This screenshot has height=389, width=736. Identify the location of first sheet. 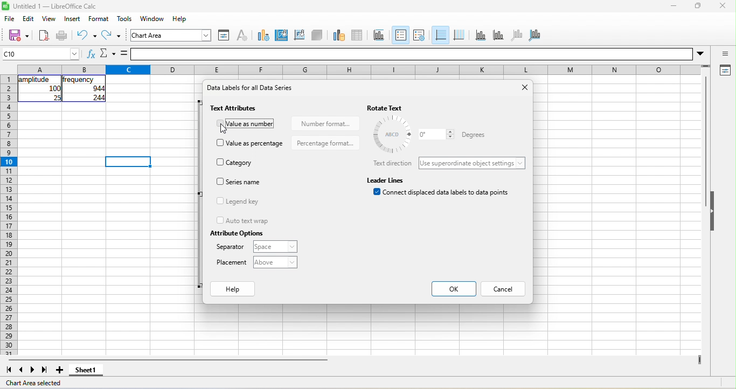
(8, 369).